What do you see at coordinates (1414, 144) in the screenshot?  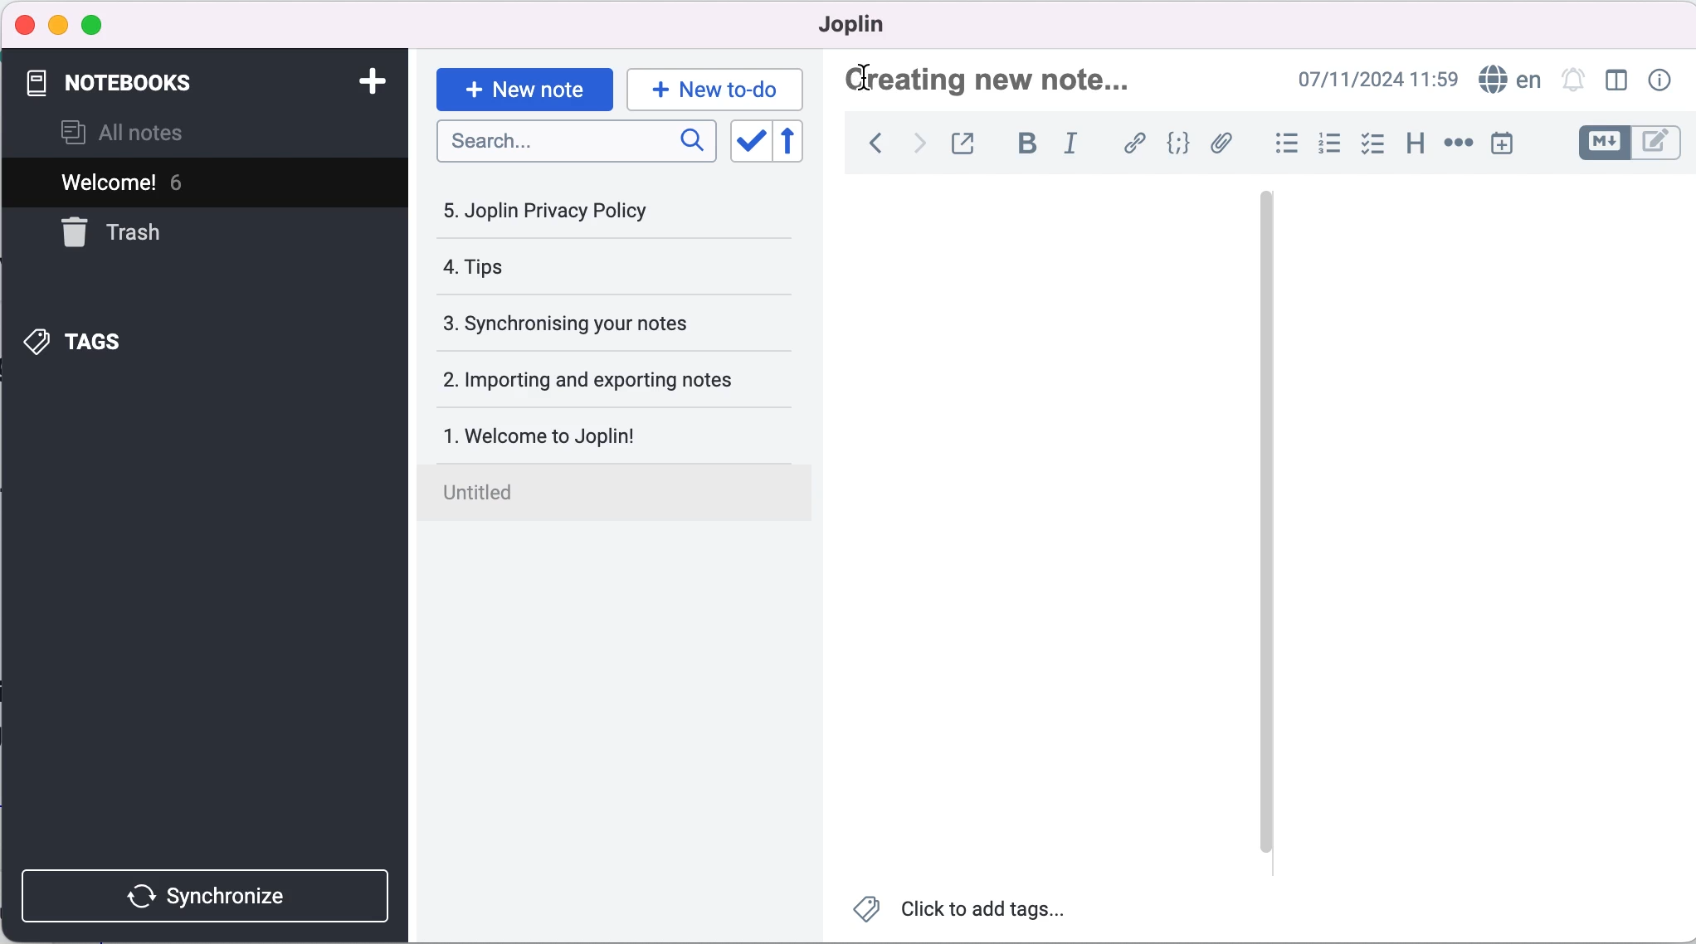 I see `heading` at bounding box center [1414, 144].